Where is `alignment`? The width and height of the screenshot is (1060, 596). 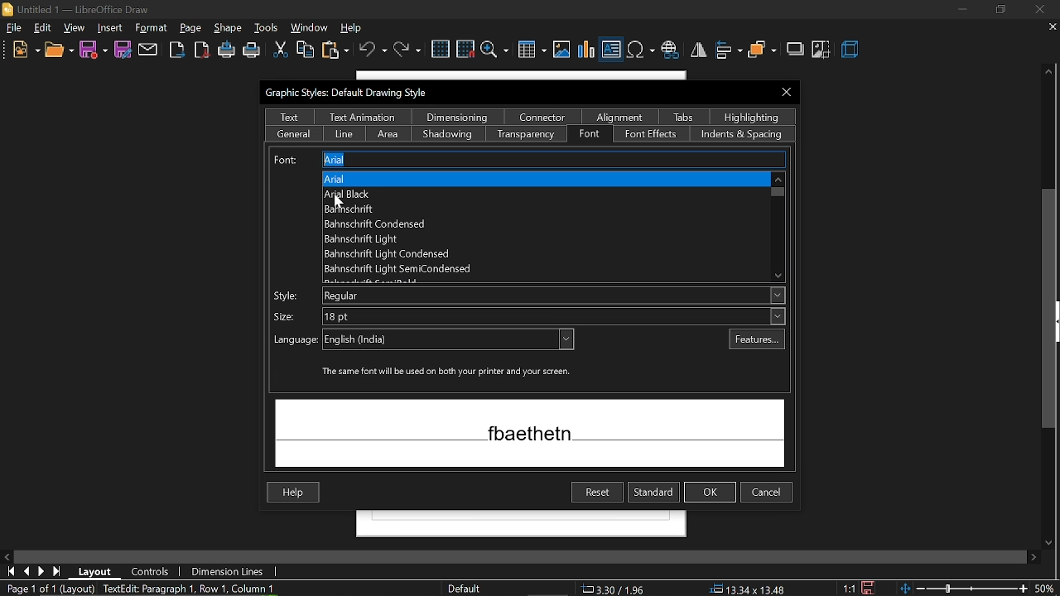
alignment is located at coordinates (620, 117).